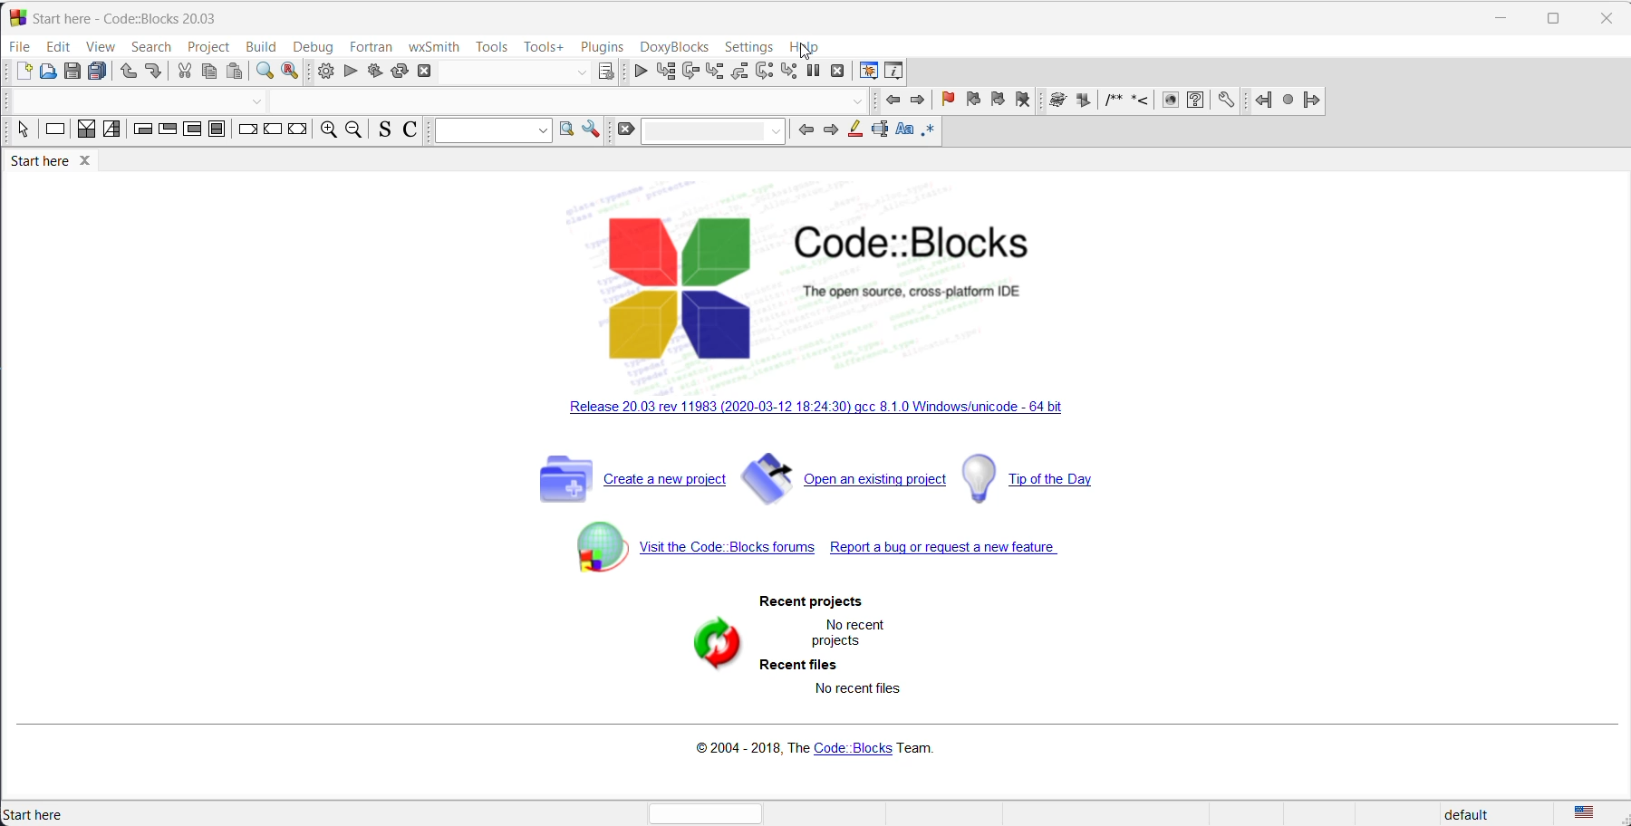 The width and height of the screenshot is (1631, 826). I want to click on maximize, so click(1552, 21).